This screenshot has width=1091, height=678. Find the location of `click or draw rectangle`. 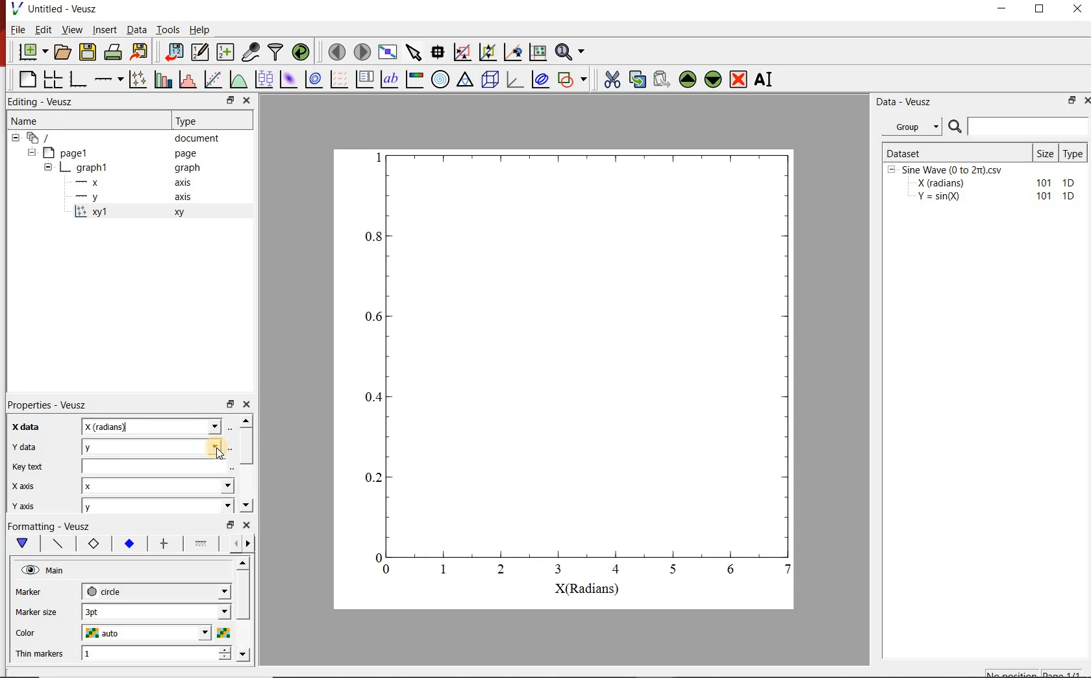

click or draw rectangle is located at coordinates (462, 51).